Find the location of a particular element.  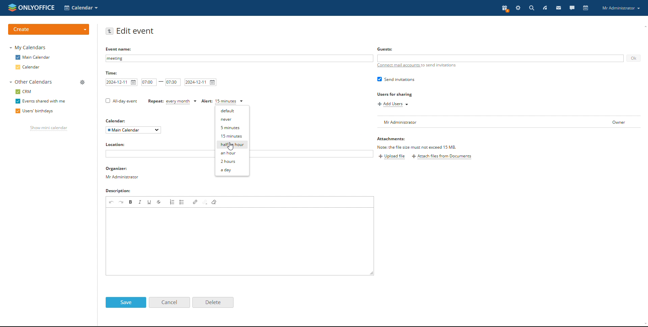

send invitations is located at coordinates (396, 80).